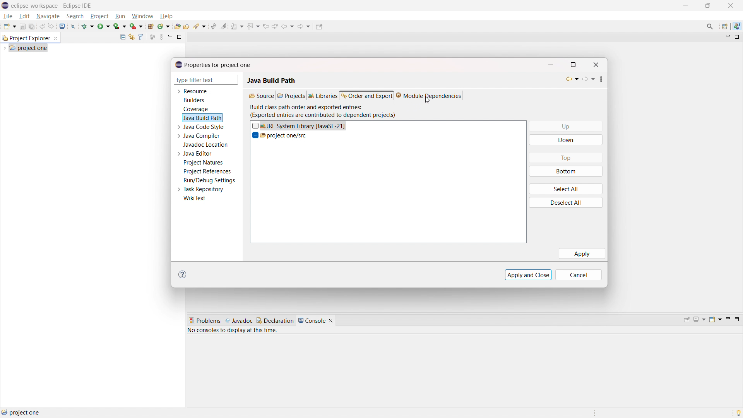 The width and height of the screenshot is (743, 418). What do you see at coordinates (161, 37) in the screenshot?
I see `view menu` at bounding box center [161, 37].